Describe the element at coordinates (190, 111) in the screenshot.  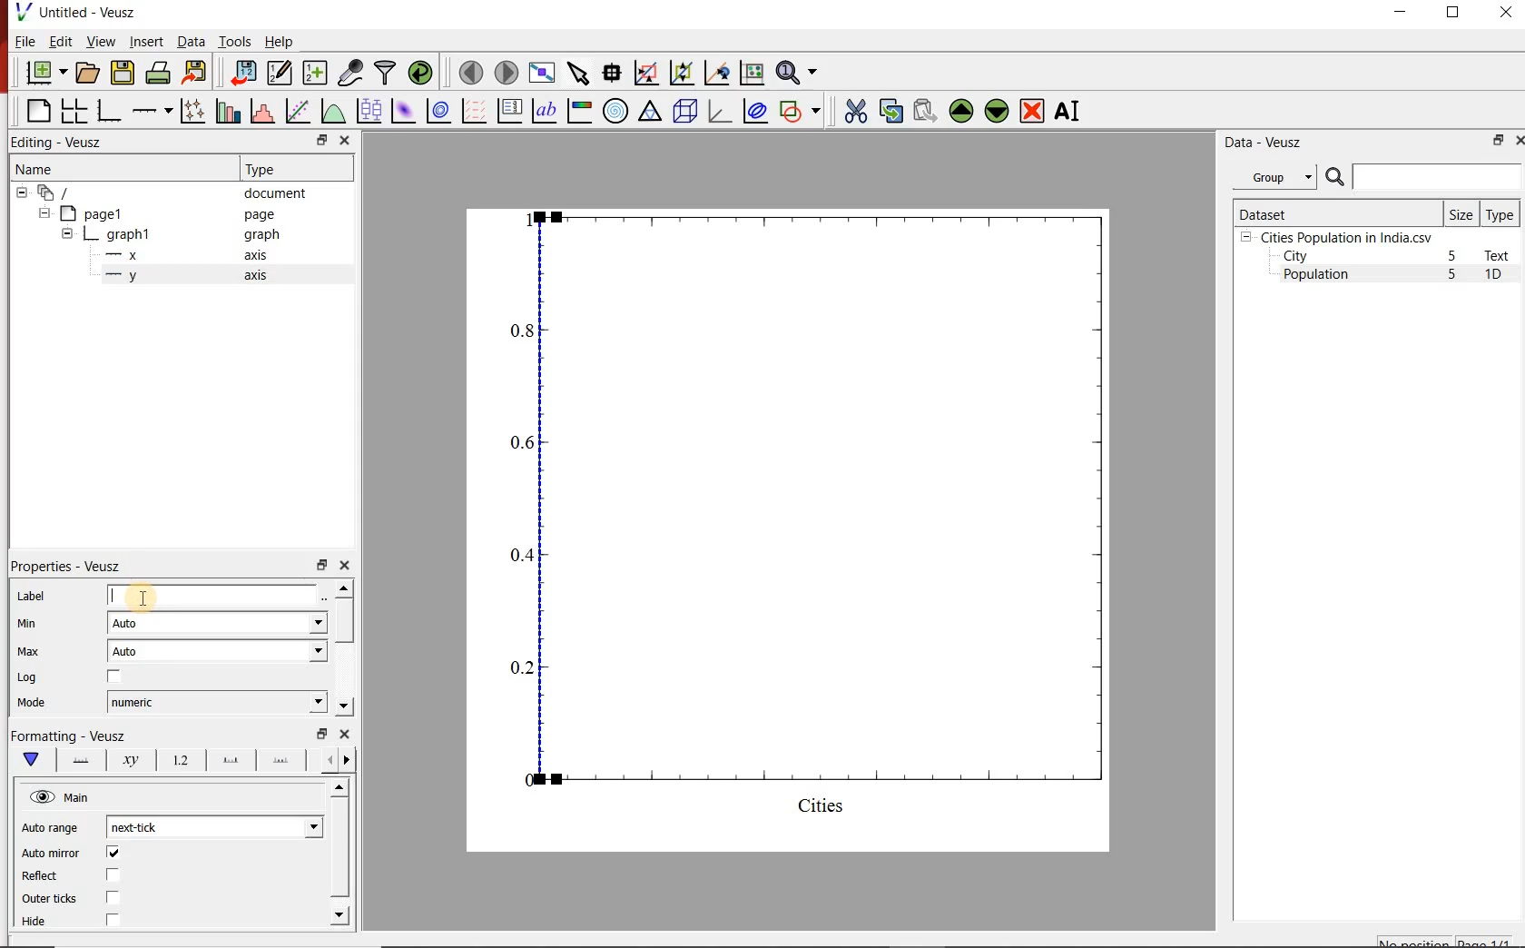
I see `plot points with lines and errorbars` at that location.